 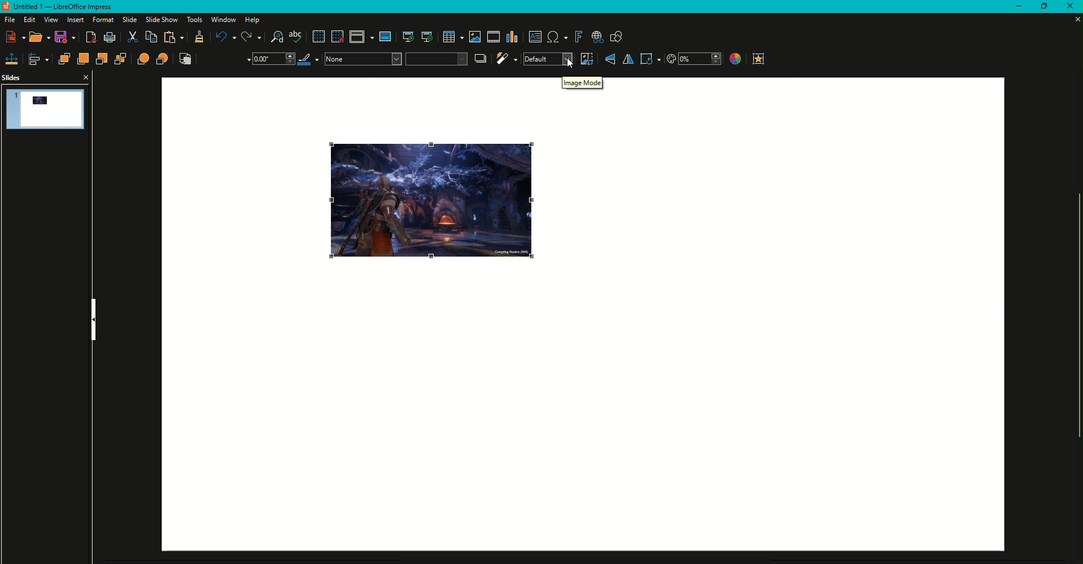 What do you see at coordinates (186, 59) in the screenshot?
I see `Reverse` at bounding box center [186, 59].